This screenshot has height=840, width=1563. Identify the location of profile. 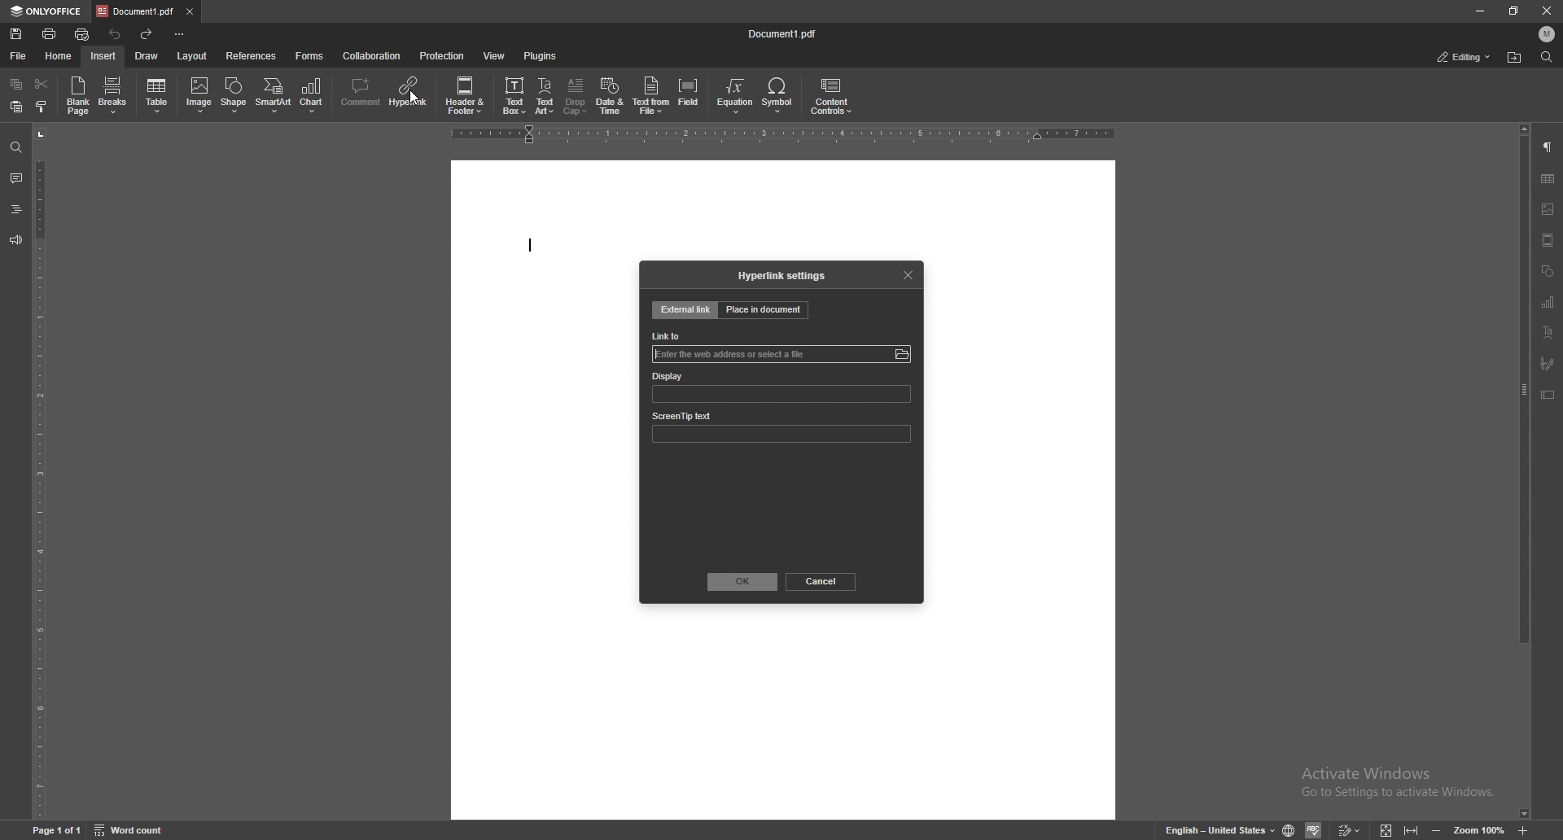
(1548, 33).